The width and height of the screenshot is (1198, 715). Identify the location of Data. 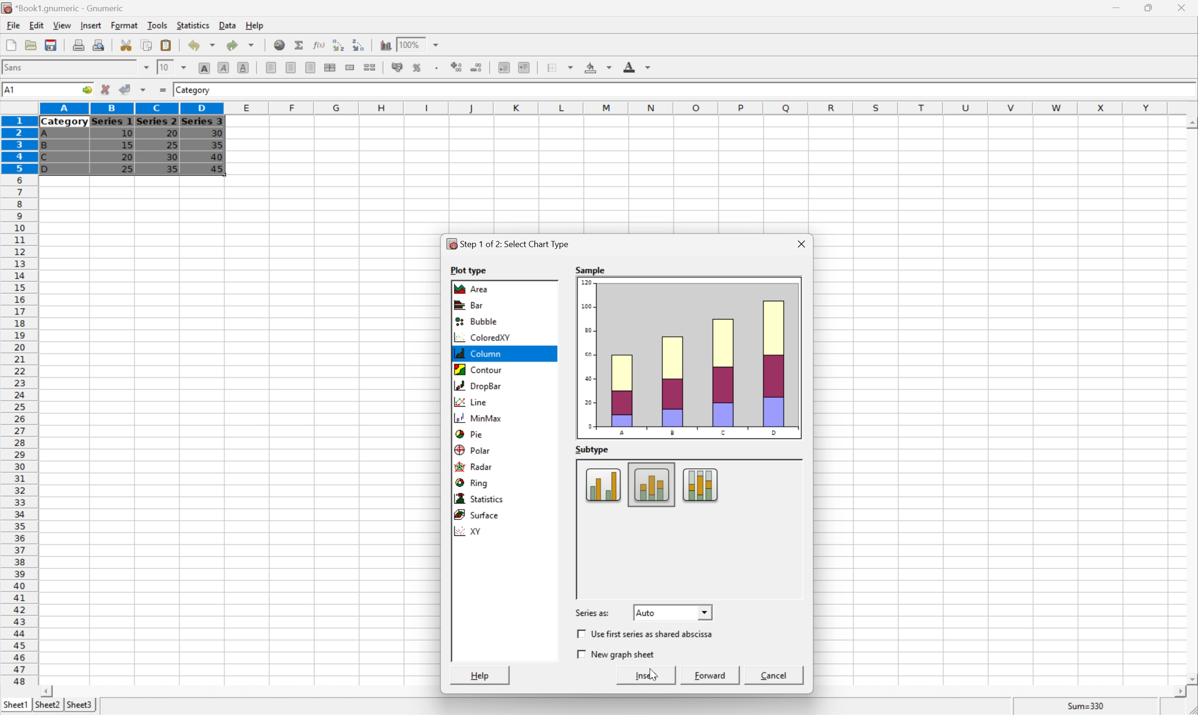
(228, 24).